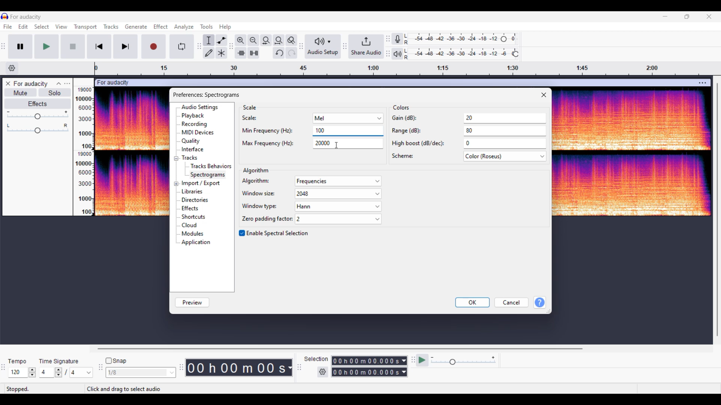 The width and height of the screenshot is (721, 405). Describe the element at coordinates (687, 16) in the screenshot. I see `Show in smaller tab` at that location.